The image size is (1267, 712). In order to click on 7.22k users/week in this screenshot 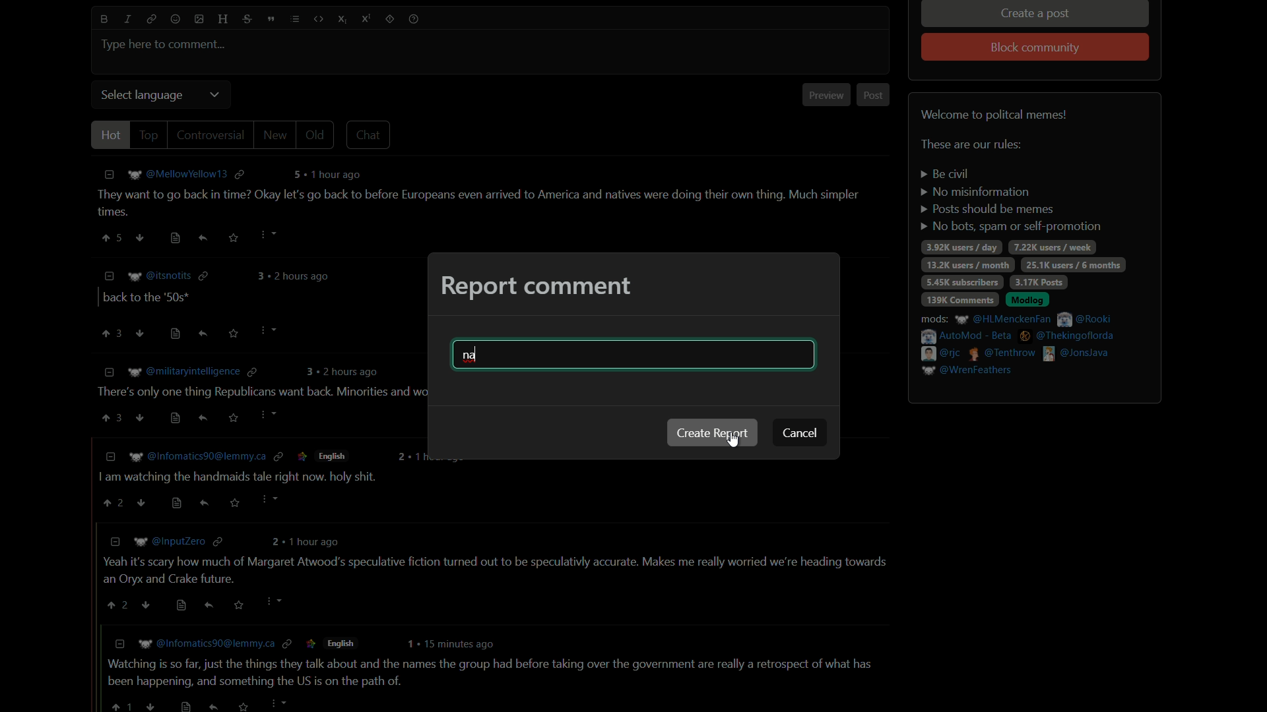, I will do `click(1052, 248)`.